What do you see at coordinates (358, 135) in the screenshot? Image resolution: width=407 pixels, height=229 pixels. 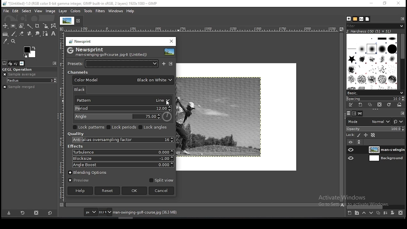 I see `lock pixels` at bounding box center [358, 135].